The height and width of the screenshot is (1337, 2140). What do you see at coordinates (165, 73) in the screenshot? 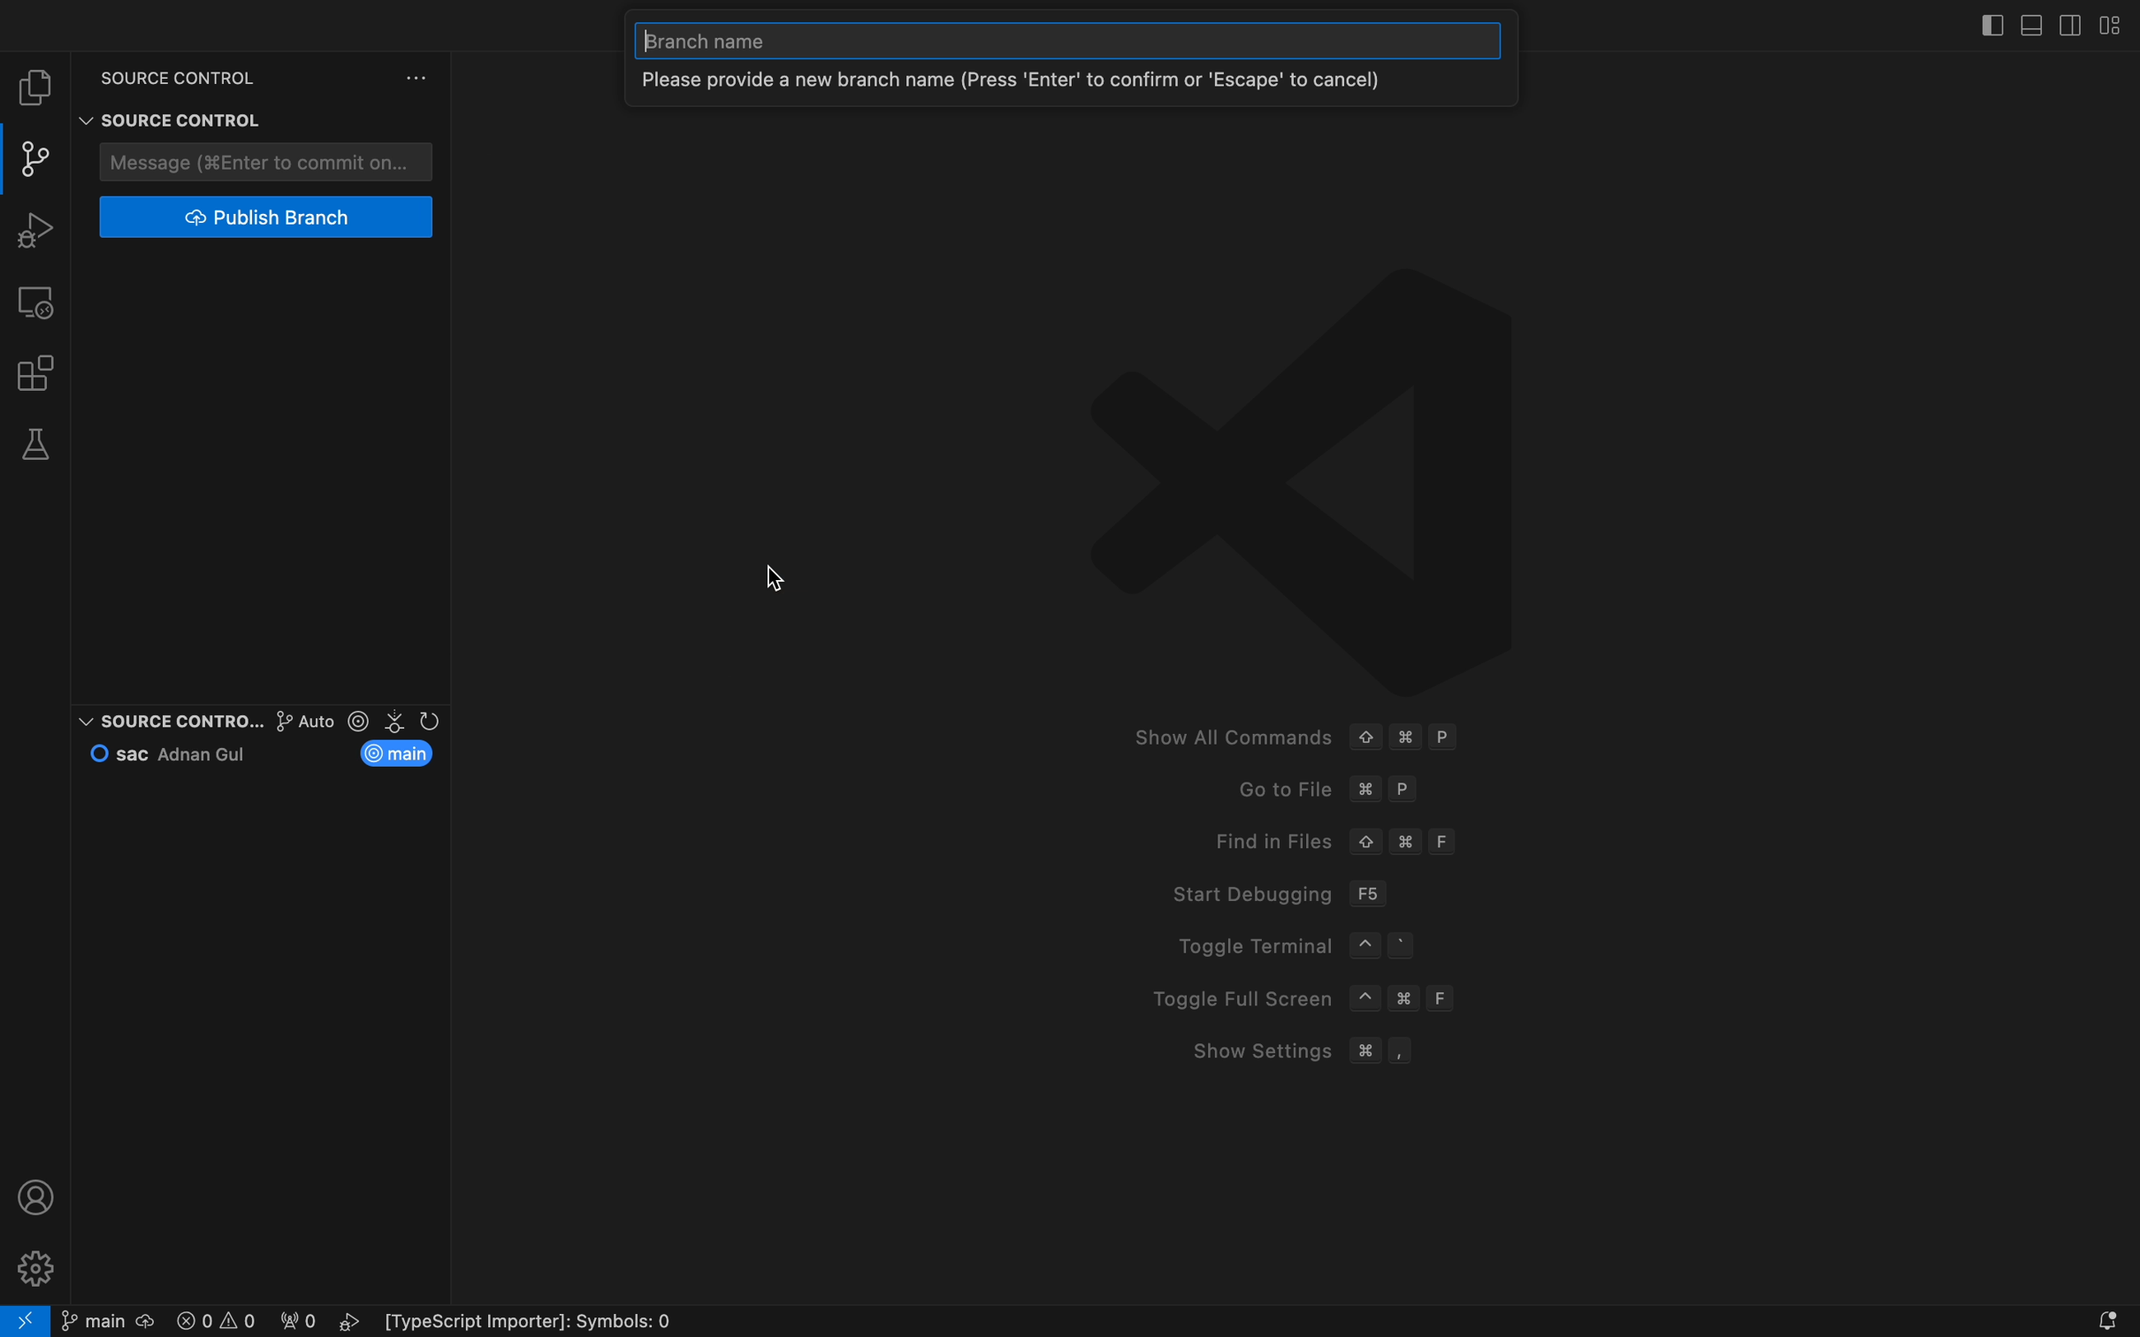
I see `source` at bounding box center [165, 73].